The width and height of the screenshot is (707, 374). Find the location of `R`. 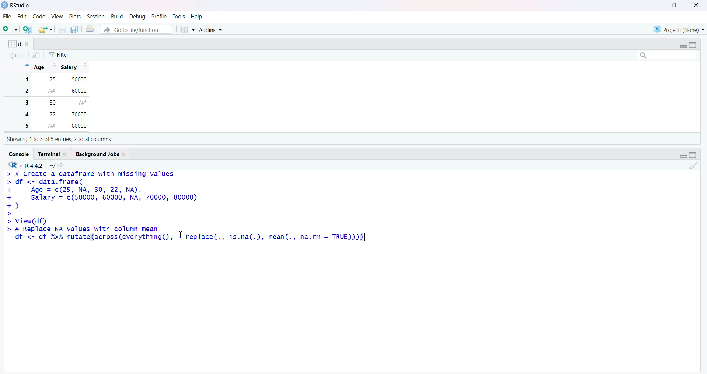

R is located at coordinates (14, 164).